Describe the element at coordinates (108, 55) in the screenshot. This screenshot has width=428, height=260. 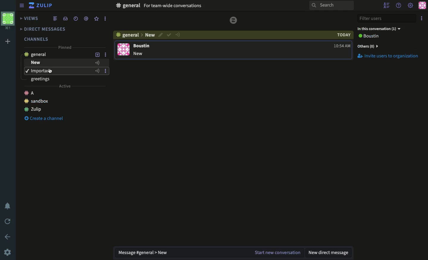
I see `More Options` at that location.